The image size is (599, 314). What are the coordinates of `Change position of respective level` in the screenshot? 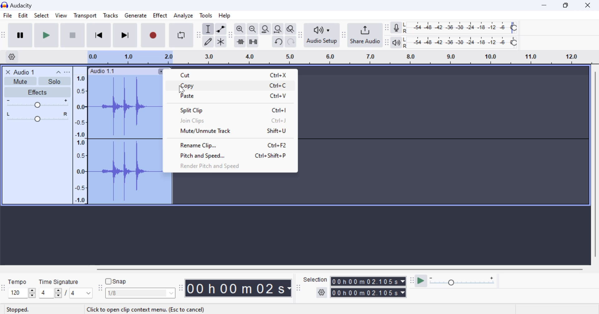 It's located at (387, 35).